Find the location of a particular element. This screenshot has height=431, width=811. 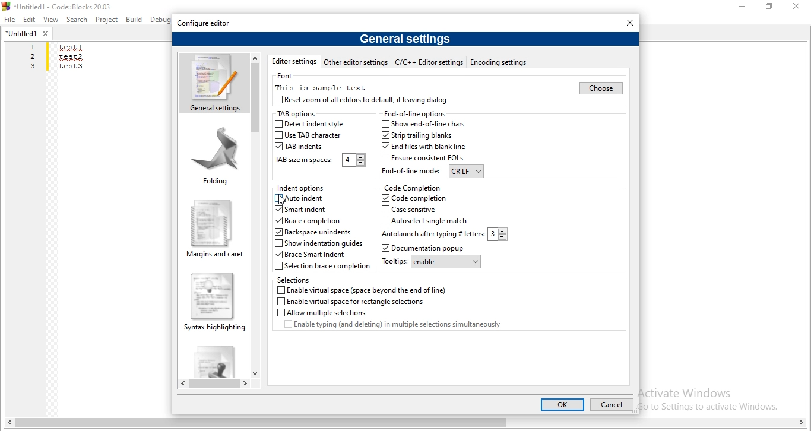

View  is located at coordinates (51, 19).